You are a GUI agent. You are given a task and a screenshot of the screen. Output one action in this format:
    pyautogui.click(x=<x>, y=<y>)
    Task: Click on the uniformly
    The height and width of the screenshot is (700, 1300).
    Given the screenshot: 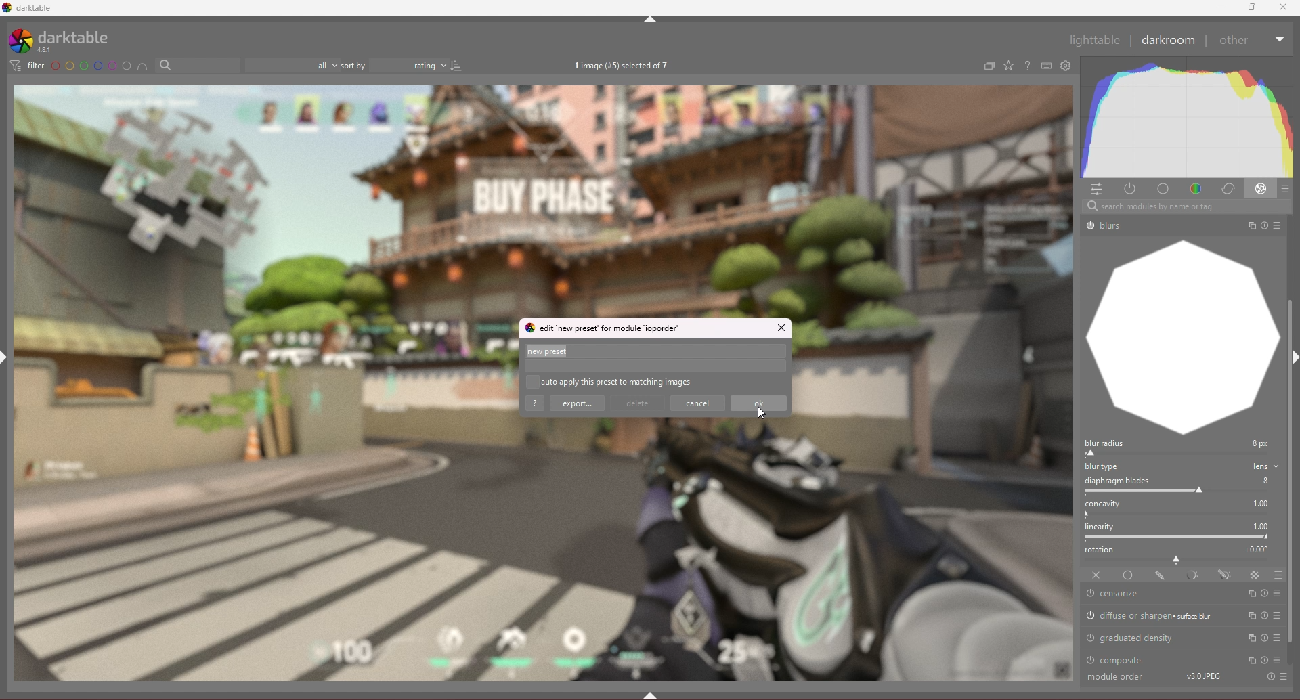 What is the action you would take?
    pyautogui.click(x=1128, y=575)
    